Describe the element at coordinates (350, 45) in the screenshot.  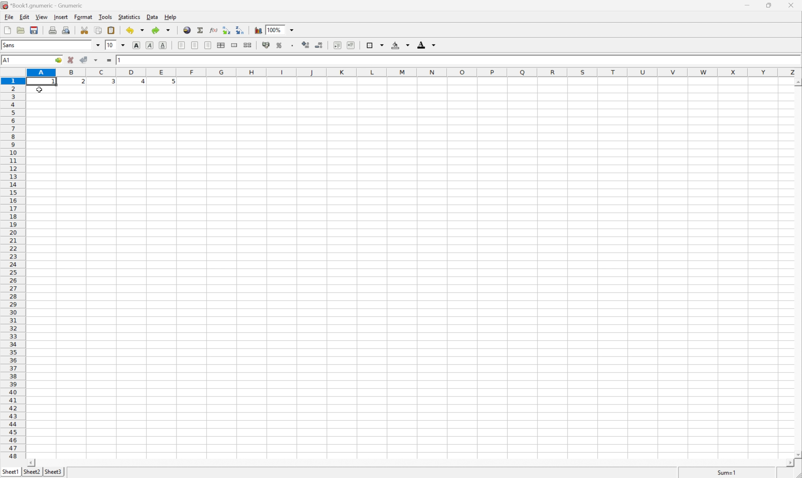
I see `increase indent` at that location.